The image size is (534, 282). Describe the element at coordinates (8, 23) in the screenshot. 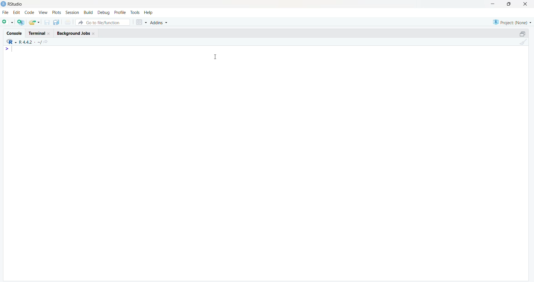

I see `open file as` at that location.